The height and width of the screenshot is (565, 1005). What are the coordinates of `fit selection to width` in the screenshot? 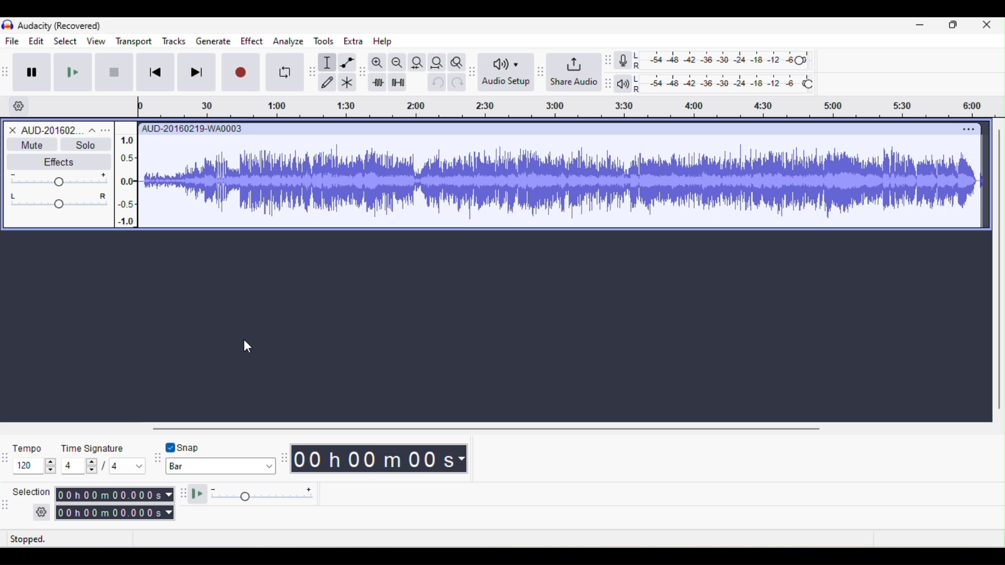 It's located at (417, 64).